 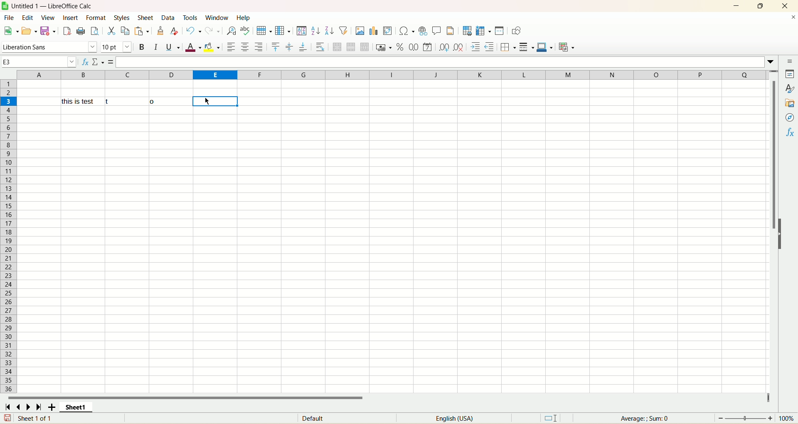 What do you see at coordinates (643, 418) in the screenshot?
I see `average` at bounding box center [643, 418].